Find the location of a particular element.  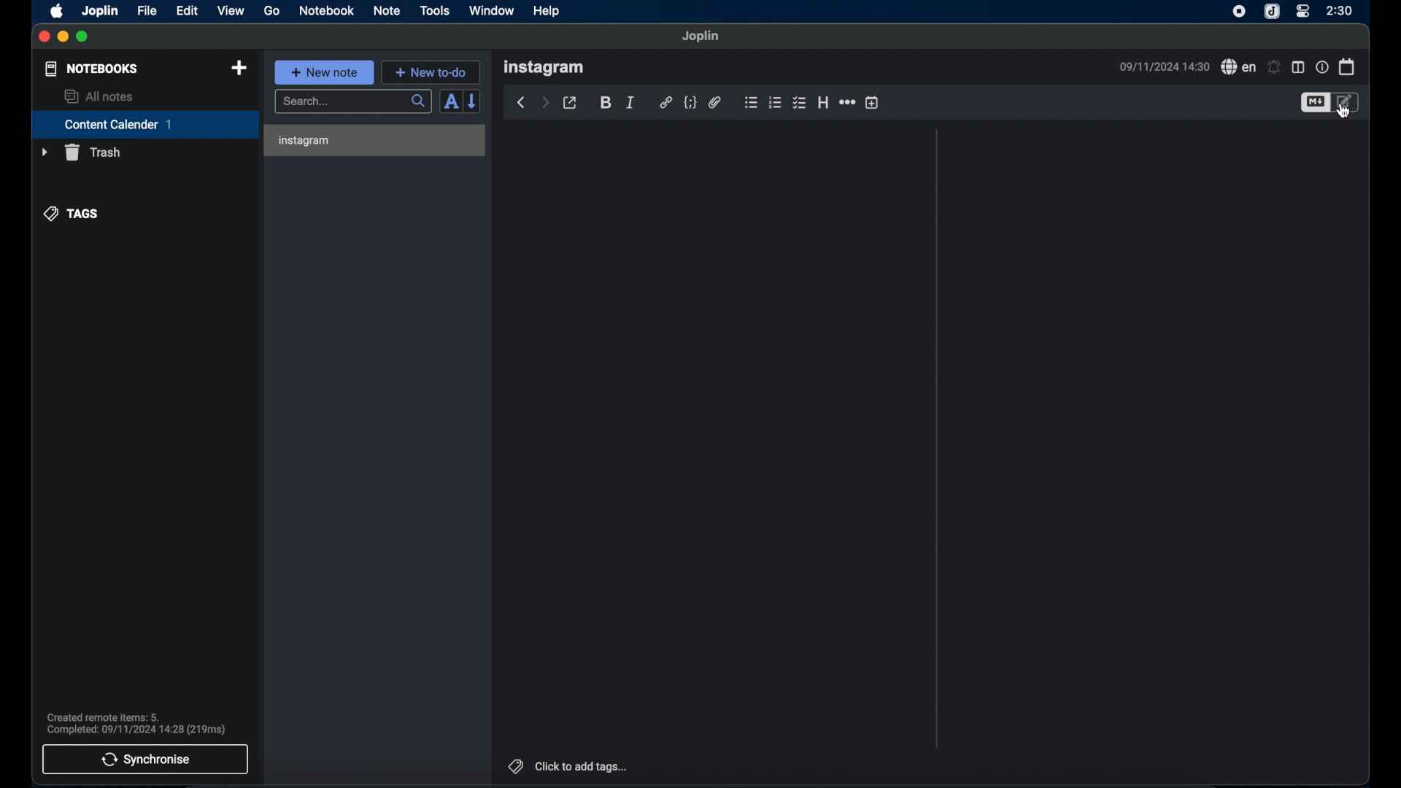

maximize is located at coordinates (83, 37).